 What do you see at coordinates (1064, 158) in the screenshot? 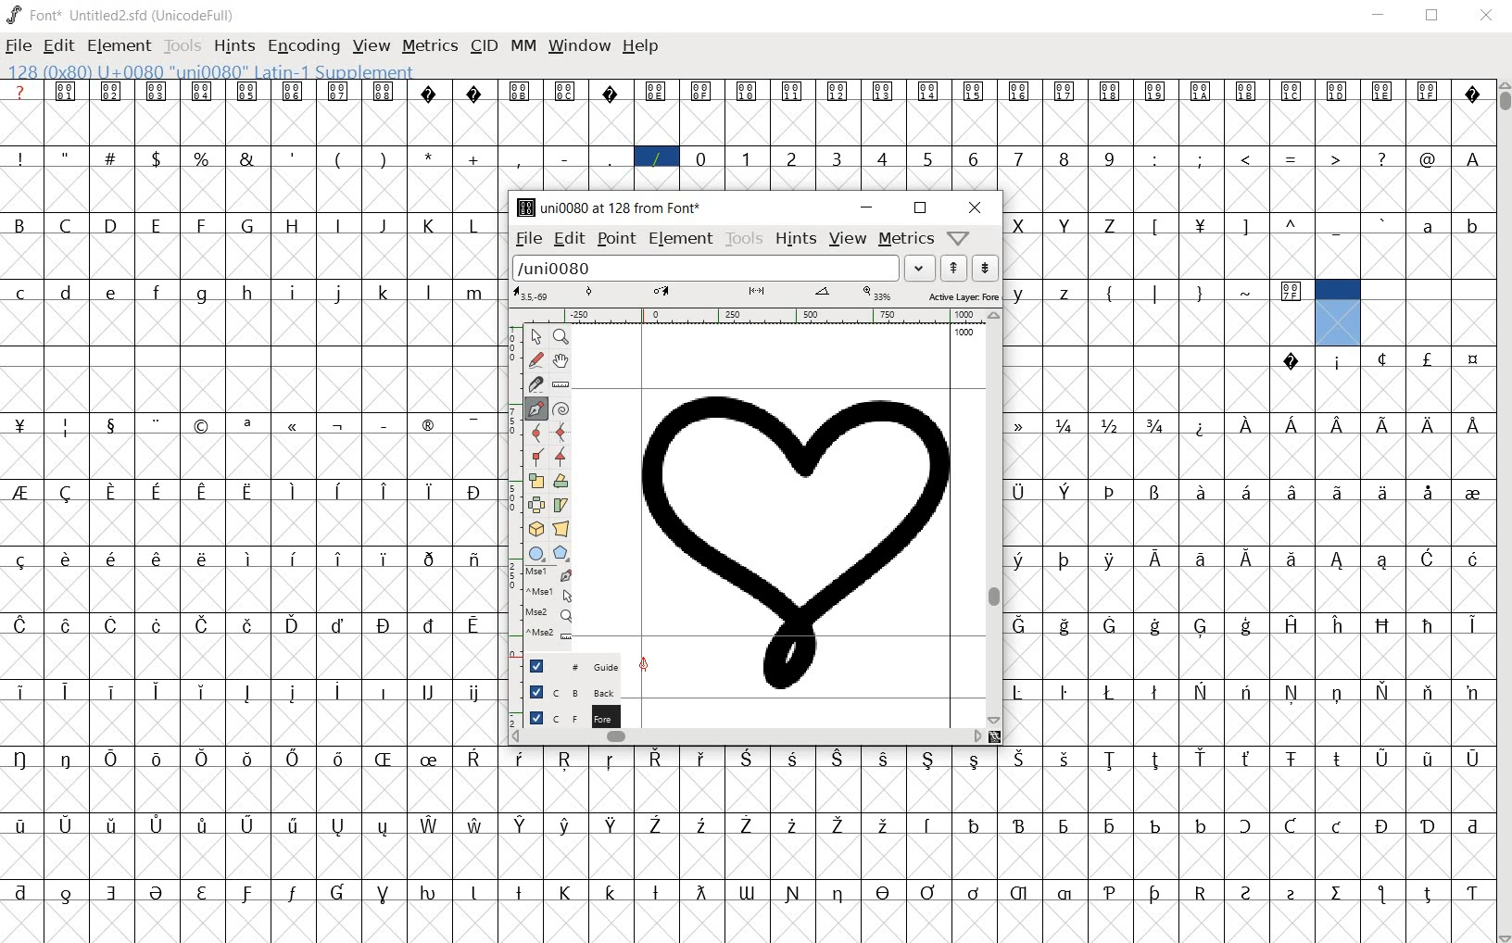
I see `glyph` at bounding box center [1064, 158].